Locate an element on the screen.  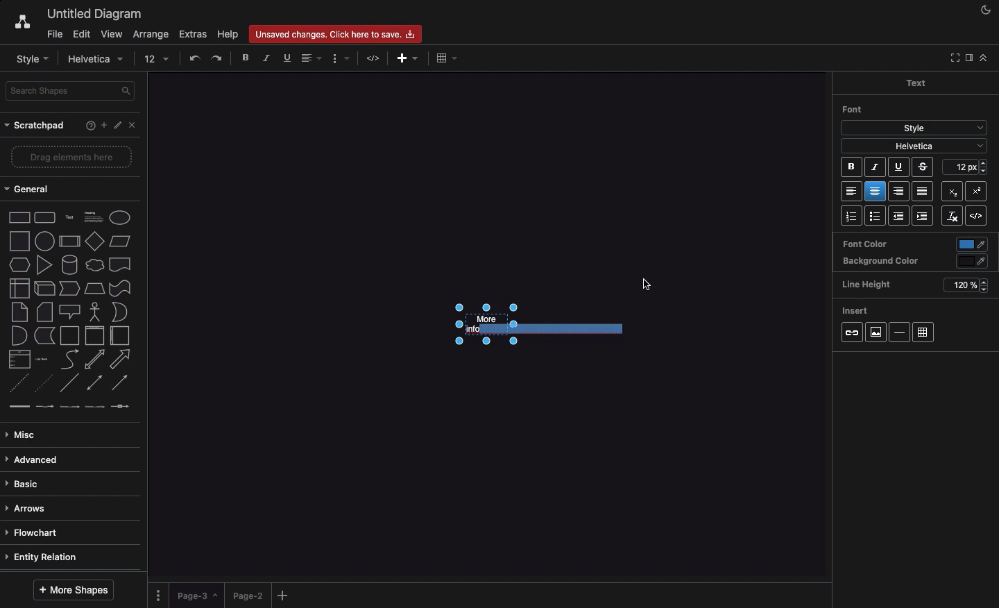
List is located at coordinates (851, 216).